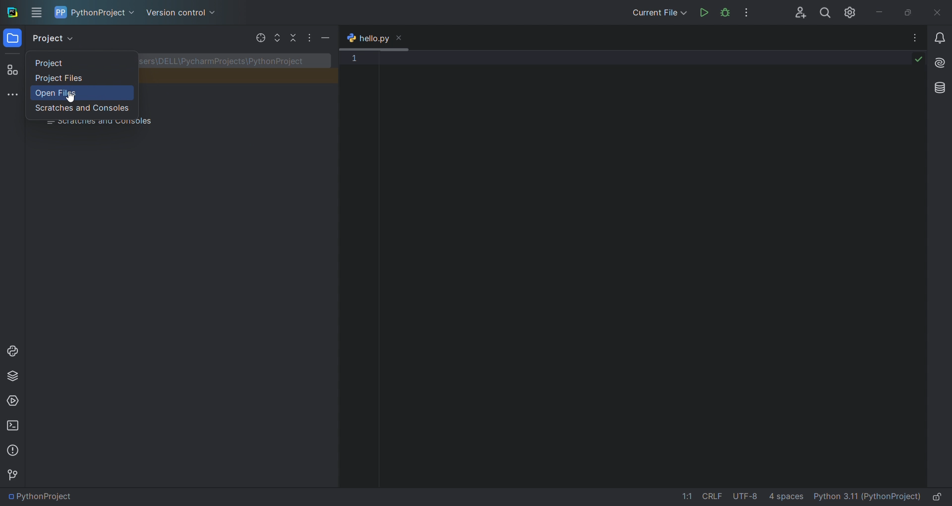 Image resolution: width=952 pixels, height=506 pixels. I want to click on project, so click(72, 62).